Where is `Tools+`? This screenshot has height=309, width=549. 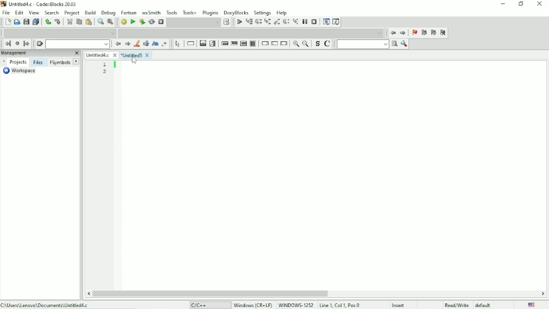 Tools+ is located at coordinates (190, 13).